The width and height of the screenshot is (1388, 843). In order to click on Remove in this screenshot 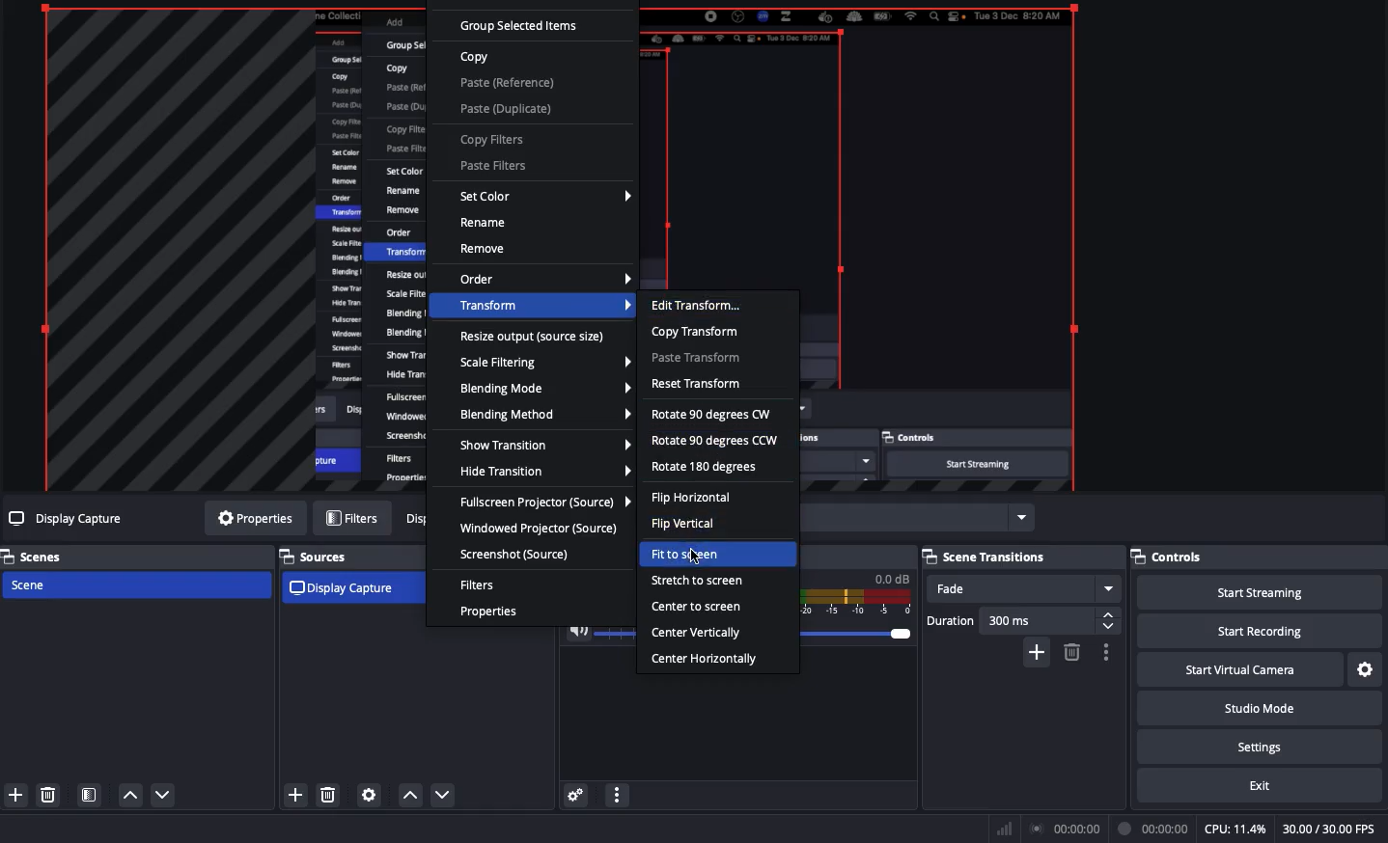, I will do `click(486, 250)`.